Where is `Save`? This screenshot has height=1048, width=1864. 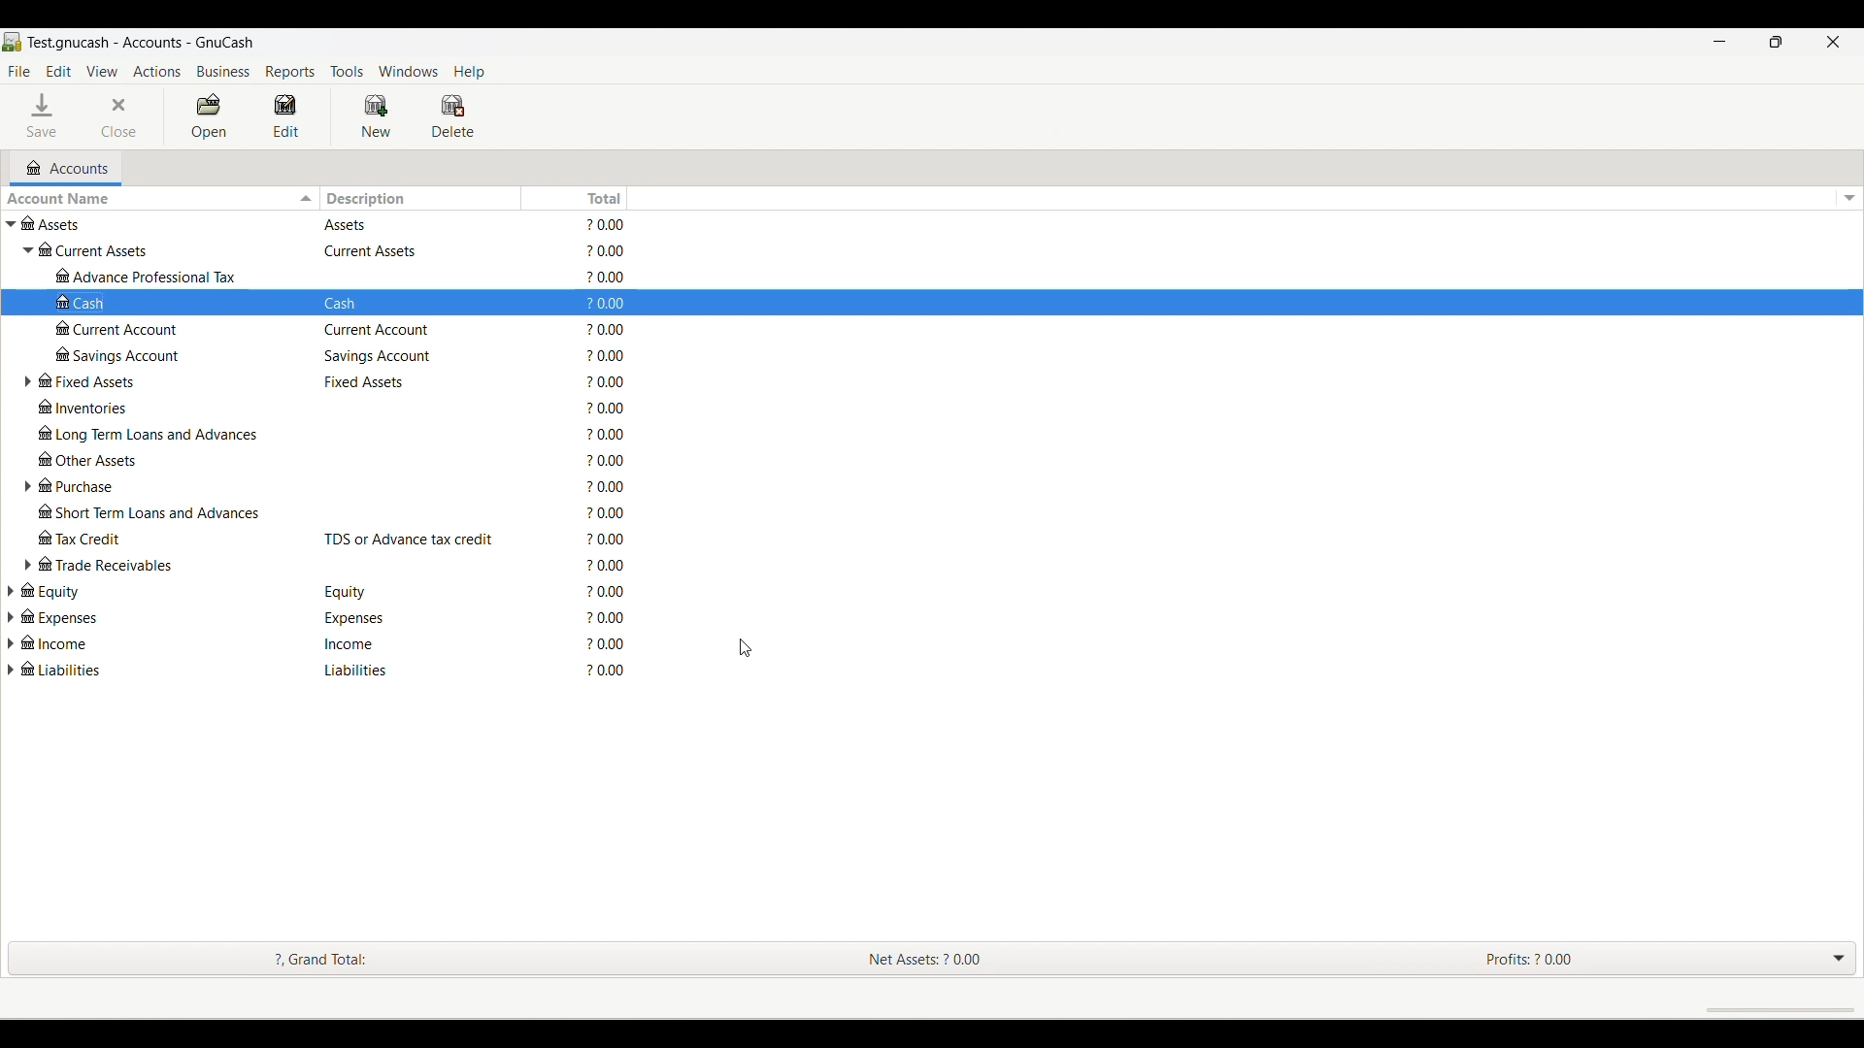
Save is located at coordinates (41, 115).